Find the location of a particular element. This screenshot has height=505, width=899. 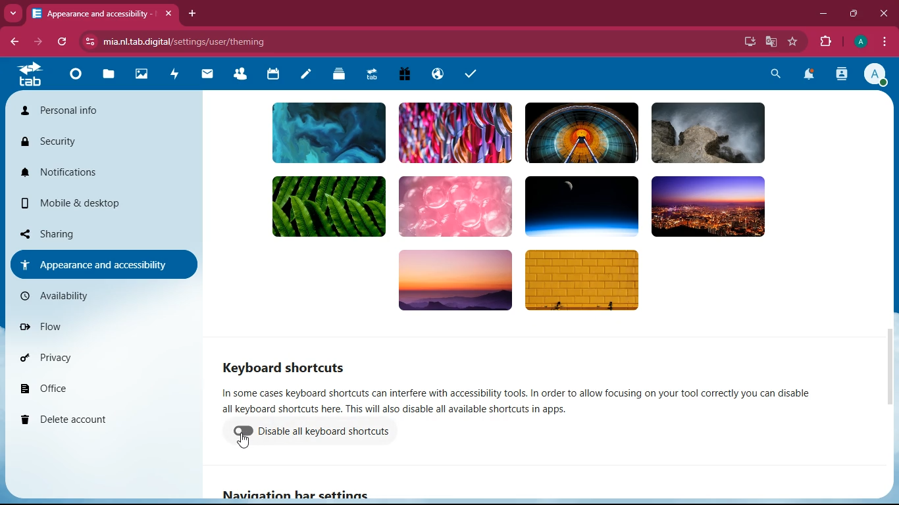

notifications is located at coordinates (808, 75).